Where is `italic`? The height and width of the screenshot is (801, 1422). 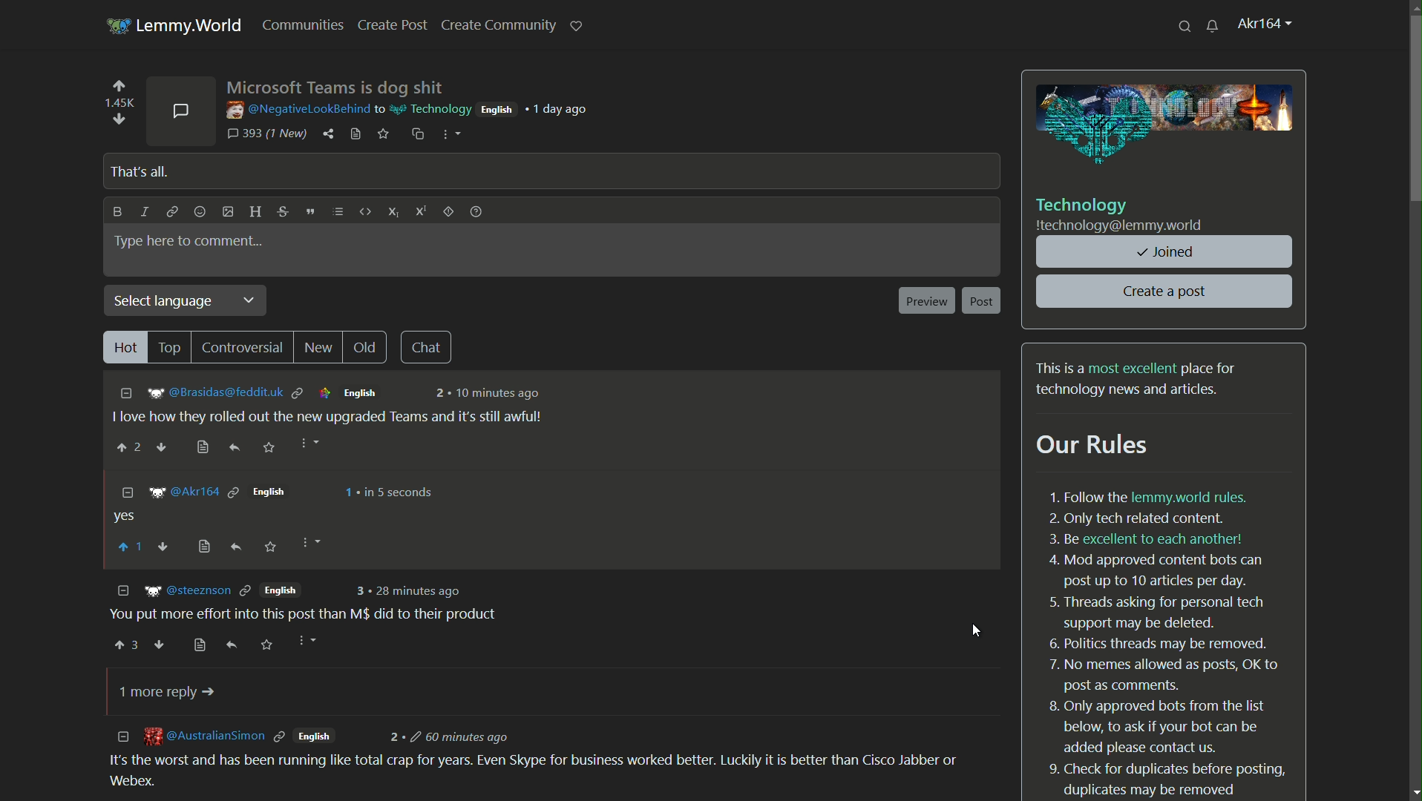 italic is located at coordinates (146, 212).